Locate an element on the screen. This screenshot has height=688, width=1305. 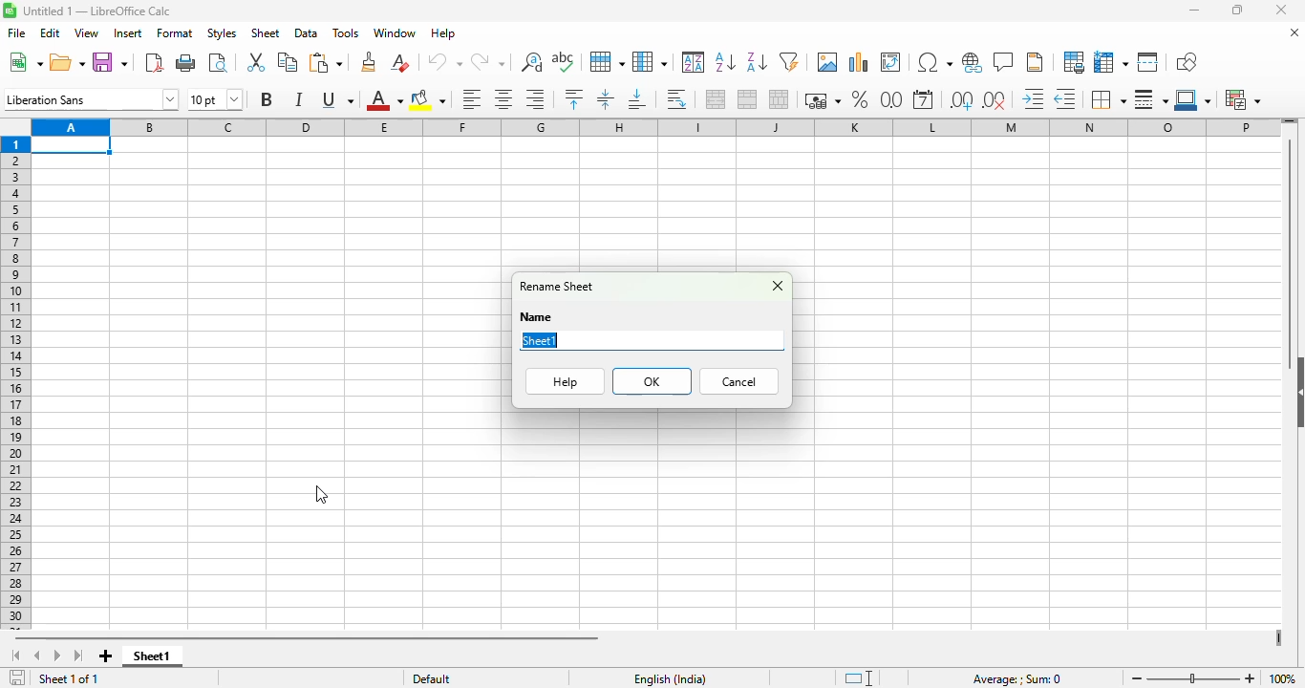
maximize is located at coordinates (1236, 10).